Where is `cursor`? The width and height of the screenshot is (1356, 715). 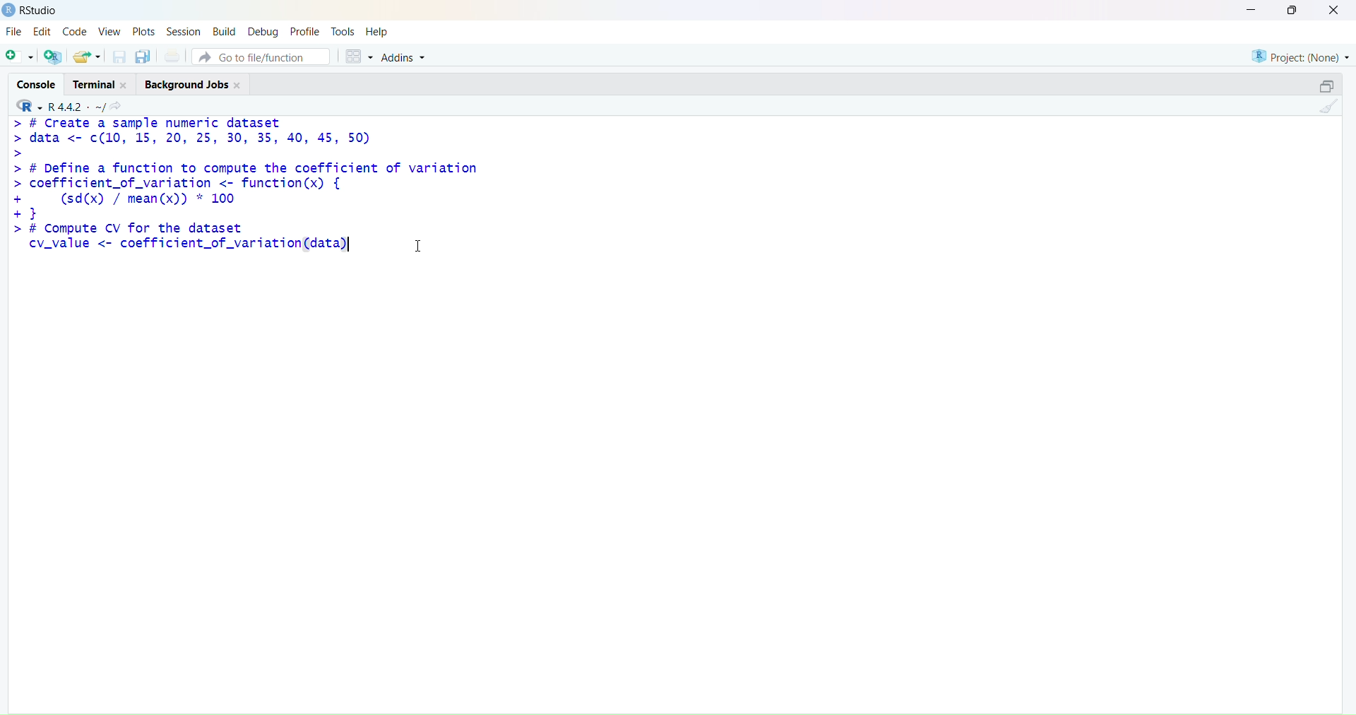
cursor is located at coordinates (418, 245).